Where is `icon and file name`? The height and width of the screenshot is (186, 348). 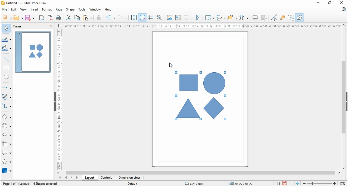
icon and file name is located at coordinates (24, 3).